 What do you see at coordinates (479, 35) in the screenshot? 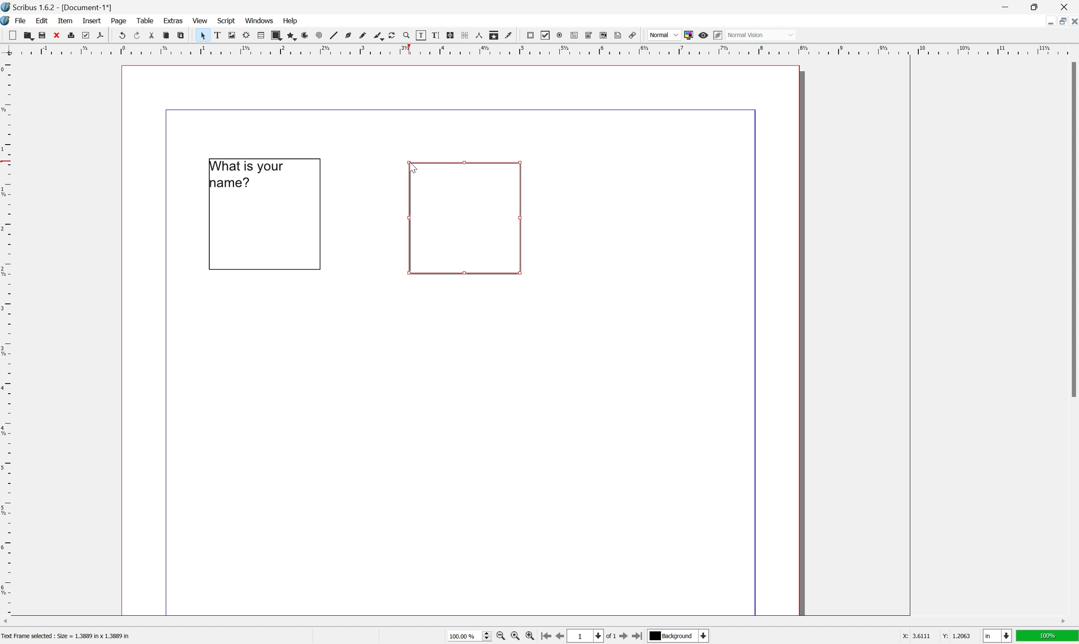
I see `measurements` at bounding box center [479, 35].